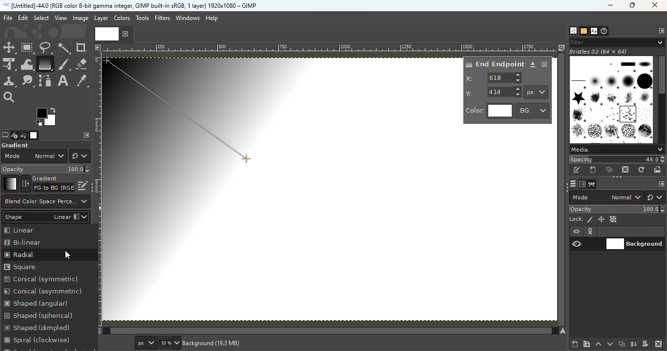  I want to click on View, so click(61, 18).